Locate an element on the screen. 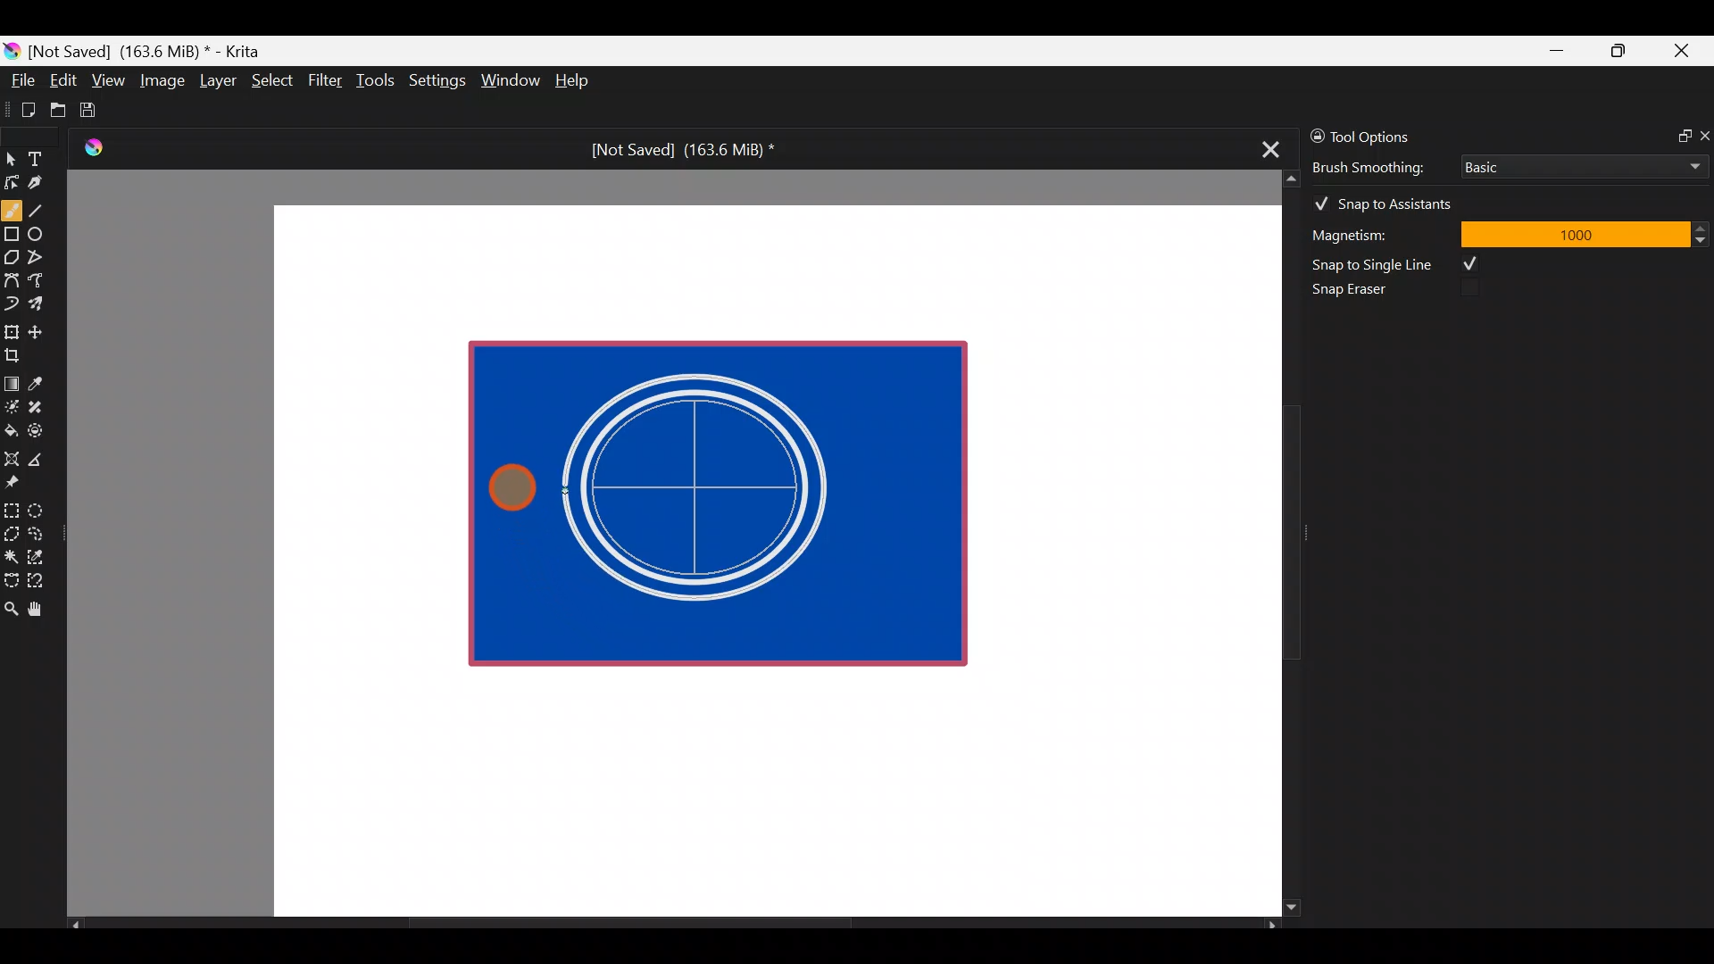 The image size is (1714, 964). Freehand brush tool is located at coordinates (12, 204).